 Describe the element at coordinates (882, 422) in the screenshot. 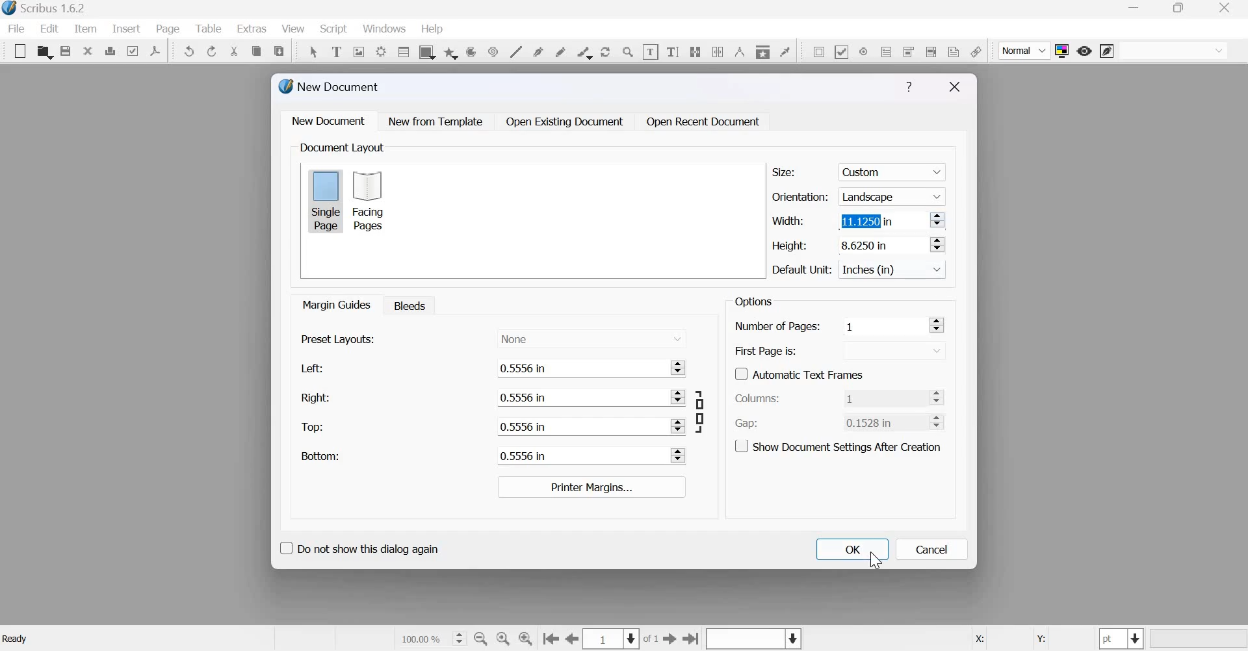

I see `0.1528 in` at that location.